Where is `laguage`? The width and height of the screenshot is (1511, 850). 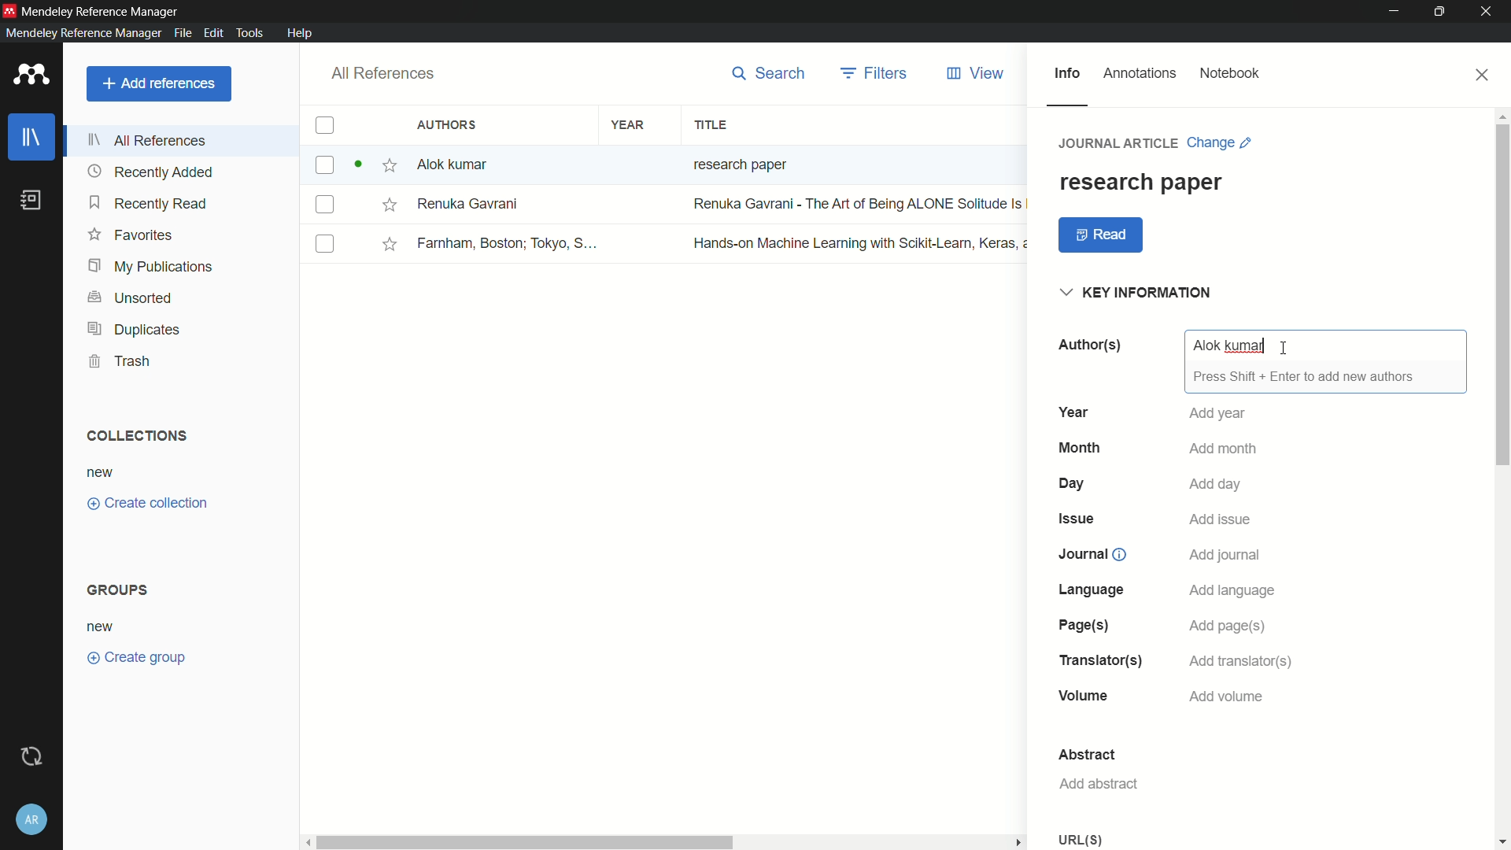
laguage is located at coordinates (1090, 589).